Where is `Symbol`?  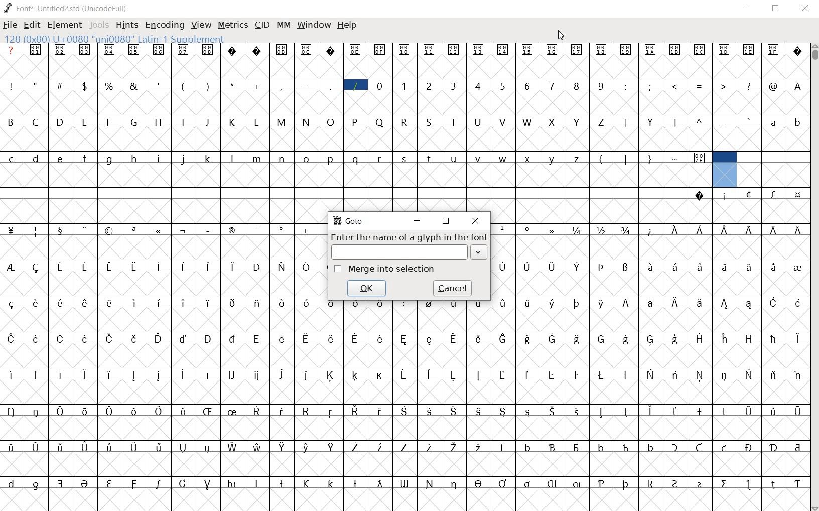
Symbol is located at coordinates (796, 339).